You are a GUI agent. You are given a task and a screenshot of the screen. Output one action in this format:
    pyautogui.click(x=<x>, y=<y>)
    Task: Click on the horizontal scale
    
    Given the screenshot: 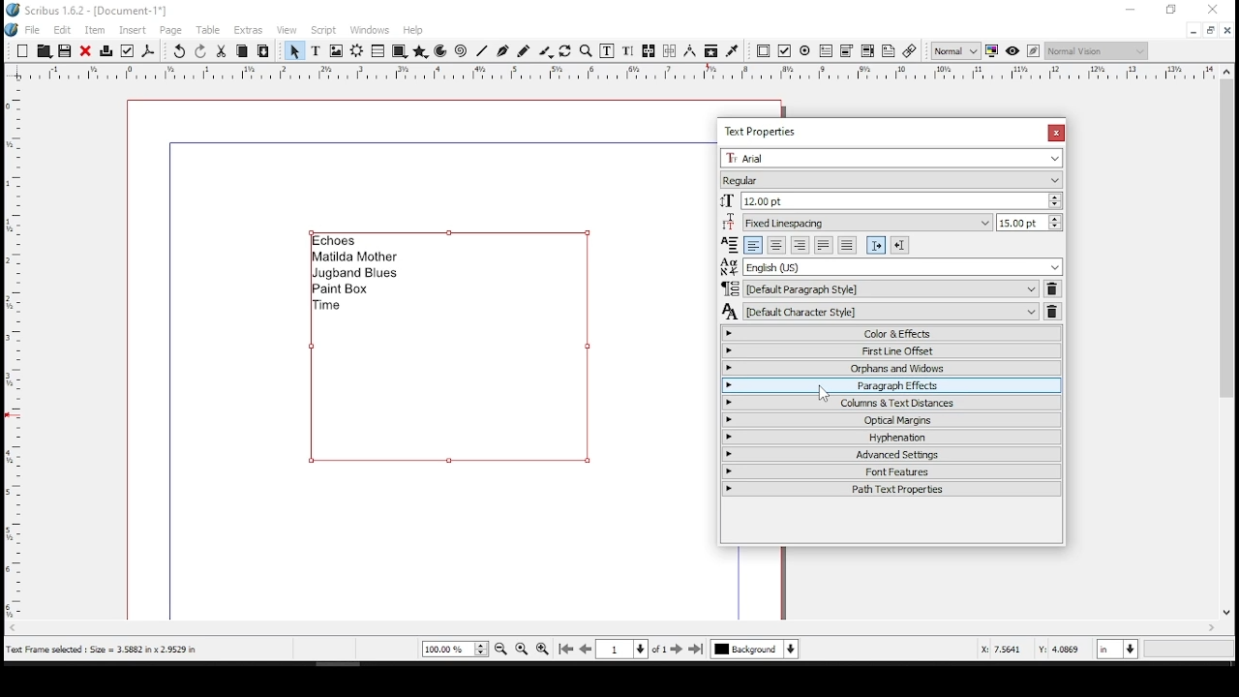 What is the action you would take?
    pyautogui.click(x=629, y=71)
    